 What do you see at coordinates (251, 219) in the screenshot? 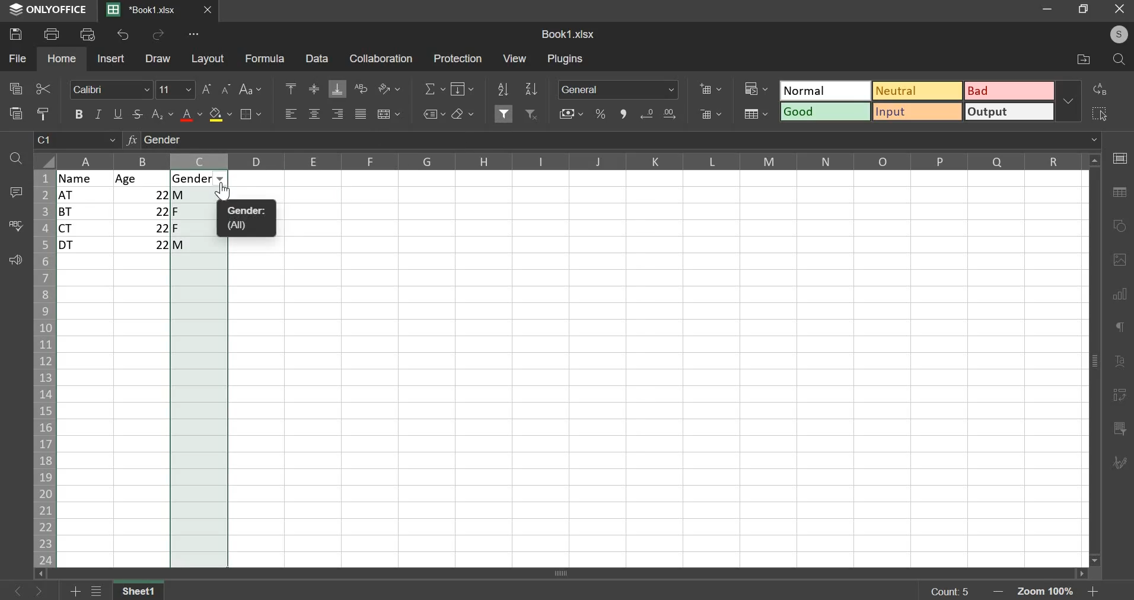
I see `gender (all)` at bounding box center [251, 219].